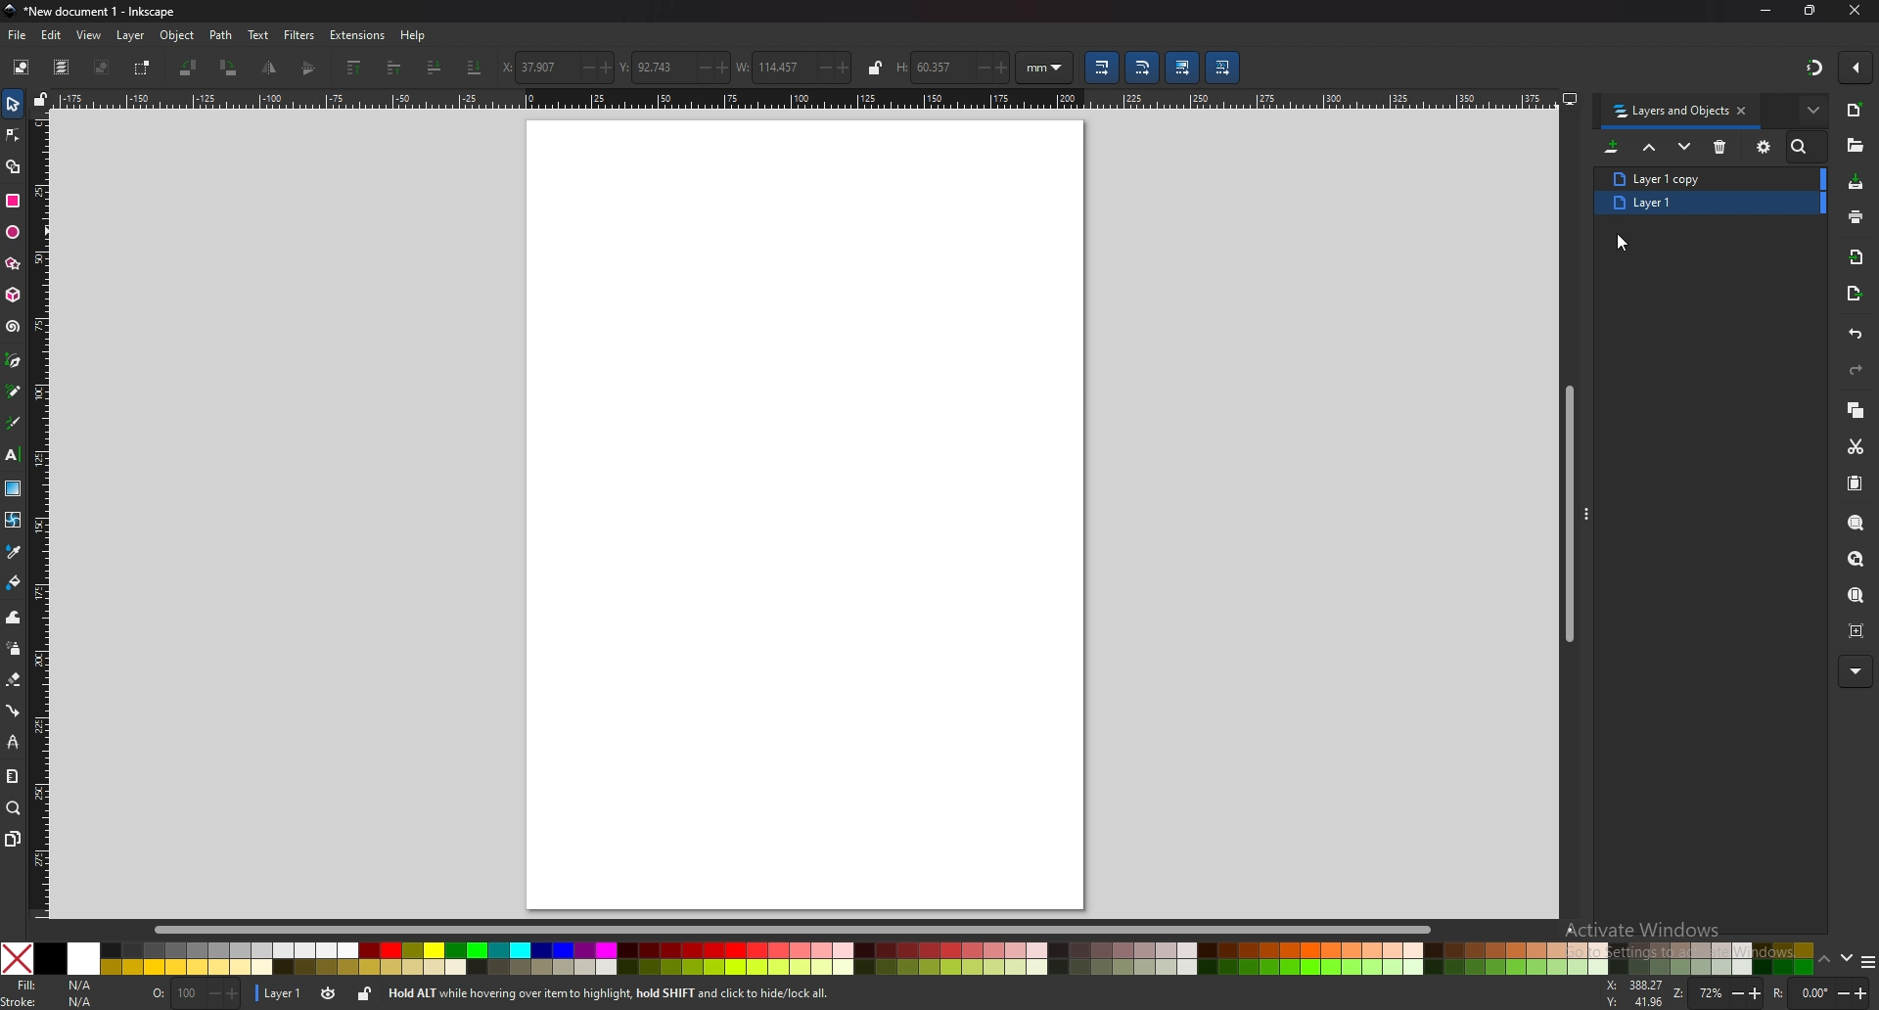 The height and width of the screenshot is (1010, 1879). What do you see at coordinates (1857, 631) in the screenshot?
I see `zoom centre page` at bounding box center [1857, 631].